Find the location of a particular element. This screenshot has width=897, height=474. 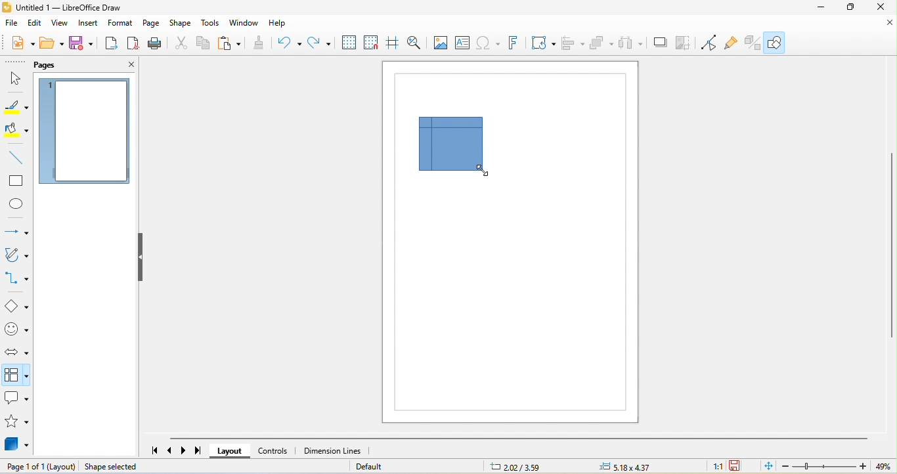

export is located at coordinates (111, 43).